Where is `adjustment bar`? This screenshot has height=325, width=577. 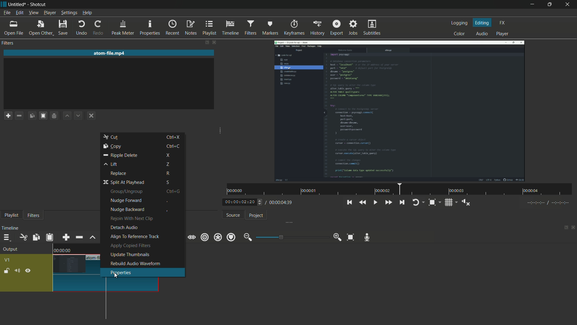 adjustment bar is located at coordinates (292, 237).